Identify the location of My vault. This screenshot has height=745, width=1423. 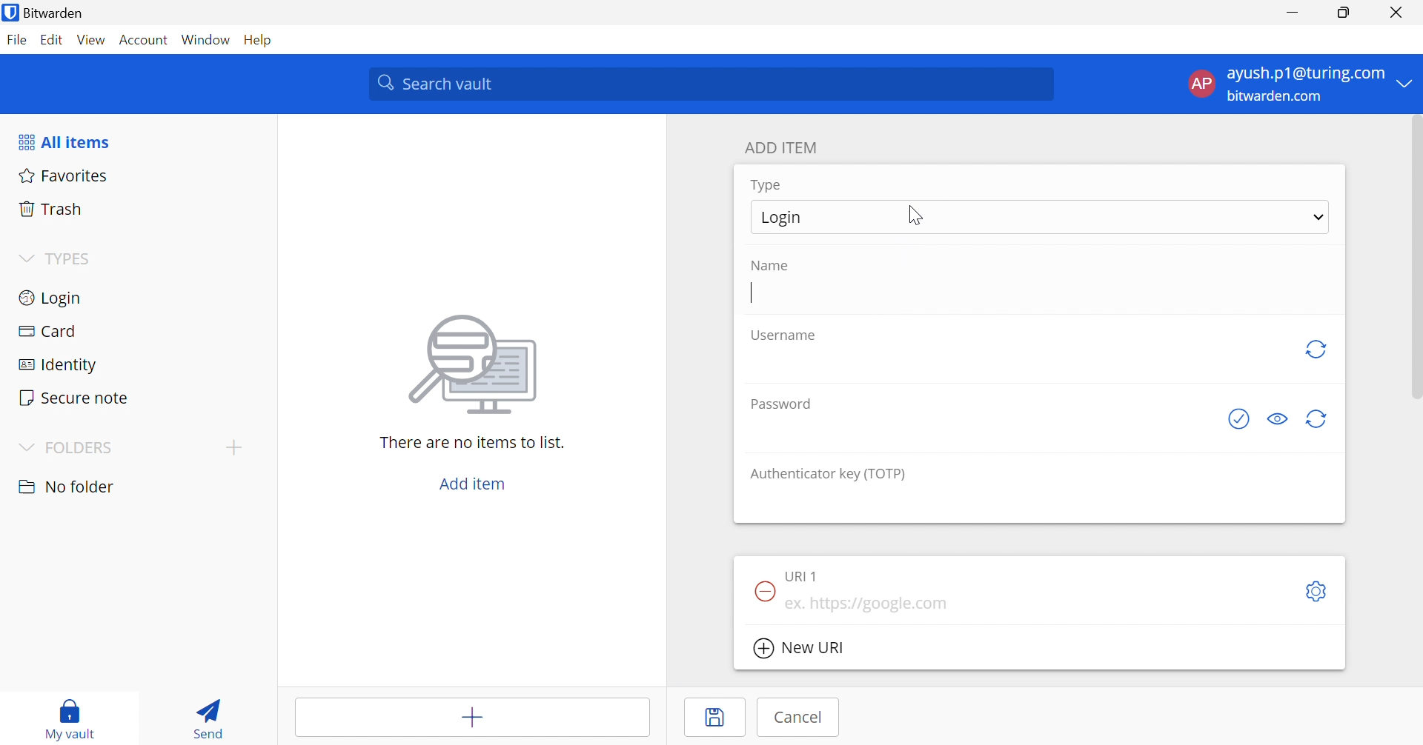
(72, 718).